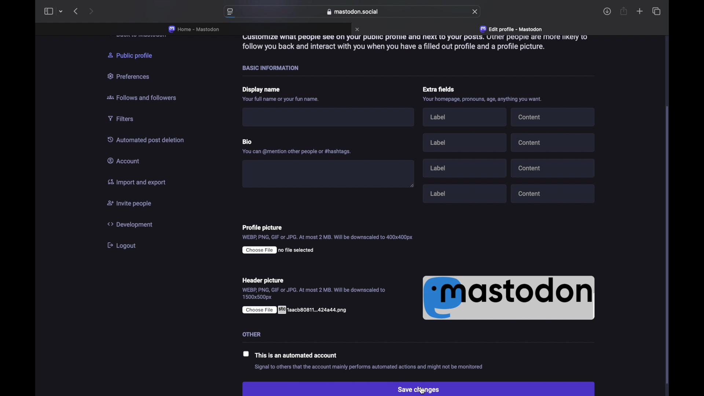 This screenshot has height=396, width=704. I want to click on image, so click(509, 297).